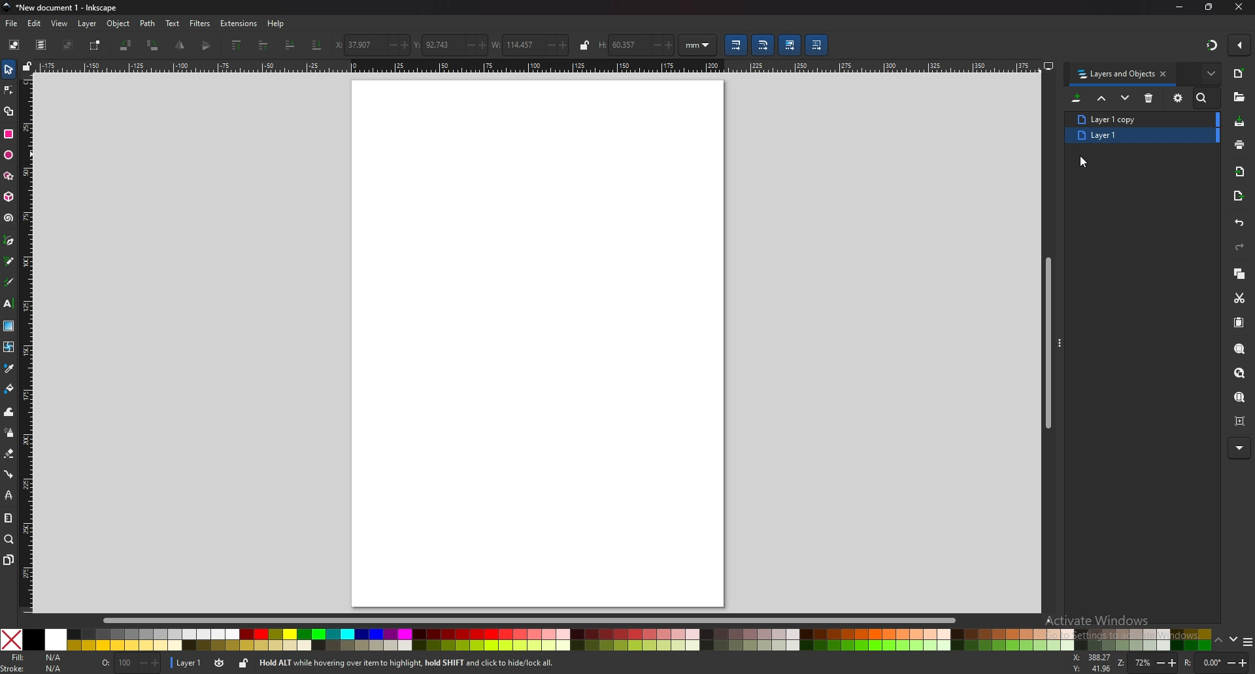 The width and height of the screenshot is (1255, 674). I want to click on cut, so click(1240, 298).